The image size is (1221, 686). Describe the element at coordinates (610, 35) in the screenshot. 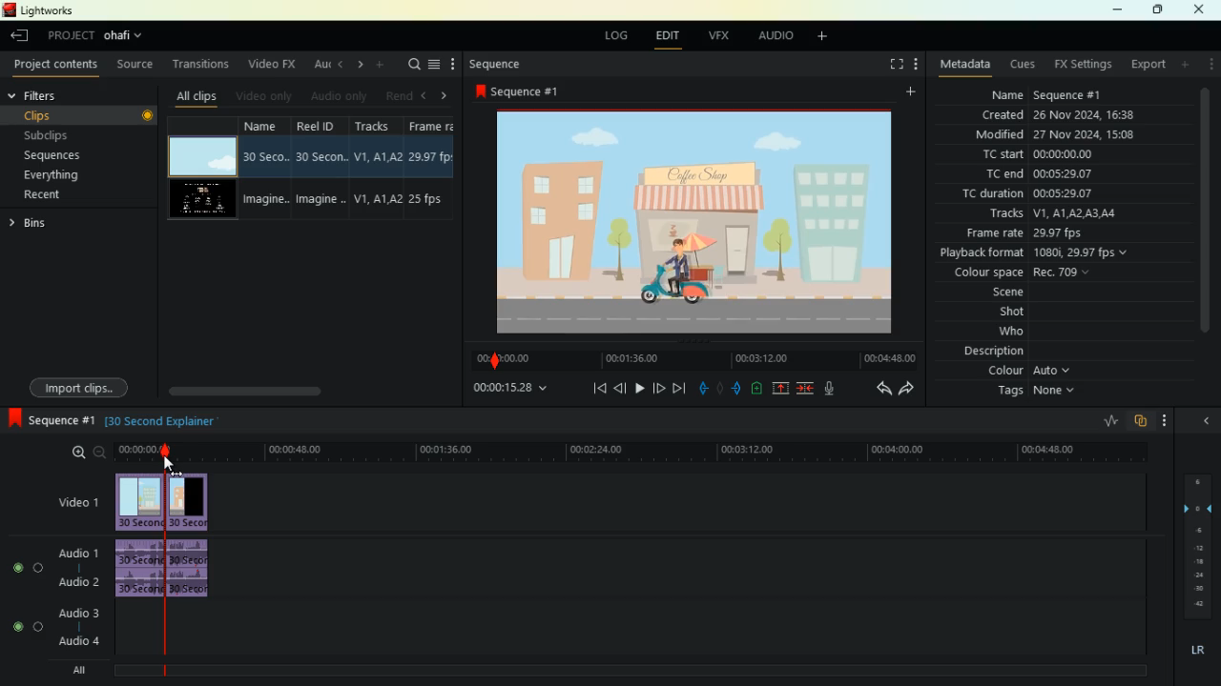

I see `log` at that location.